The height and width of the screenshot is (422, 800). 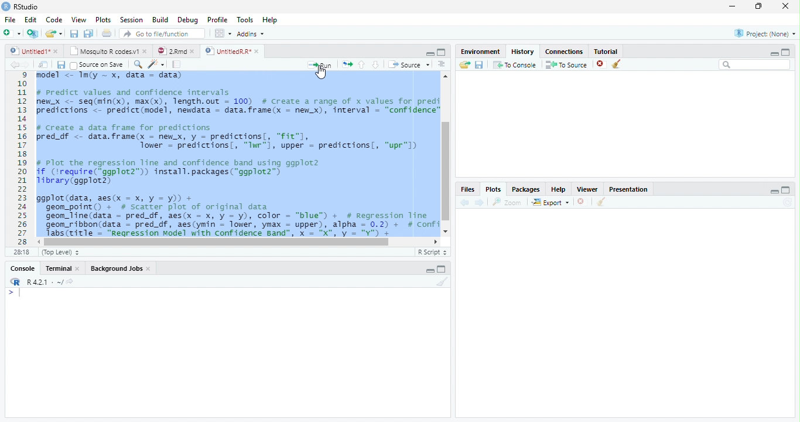 What do you see at coordinates (756, 64) in the screenshot?
I see `Search` at bounding box center [756, 64].